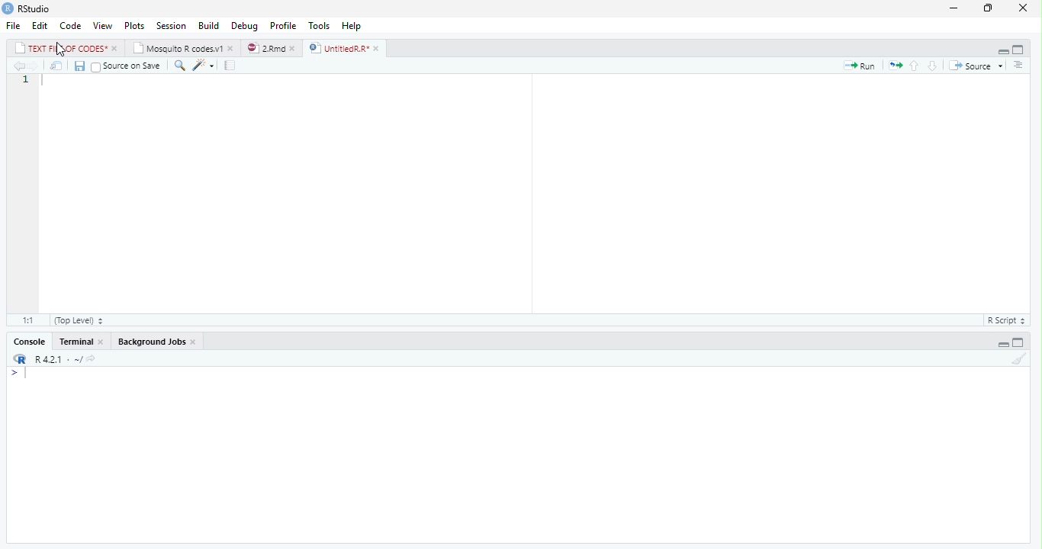  Describe the element at coordinates (34, 66) in the screenshot. I see `Go to next location` at that location.